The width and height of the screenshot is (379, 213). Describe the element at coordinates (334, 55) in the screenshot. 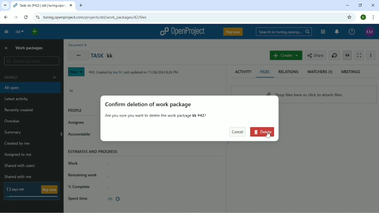

I see `Start new timer` at that location.